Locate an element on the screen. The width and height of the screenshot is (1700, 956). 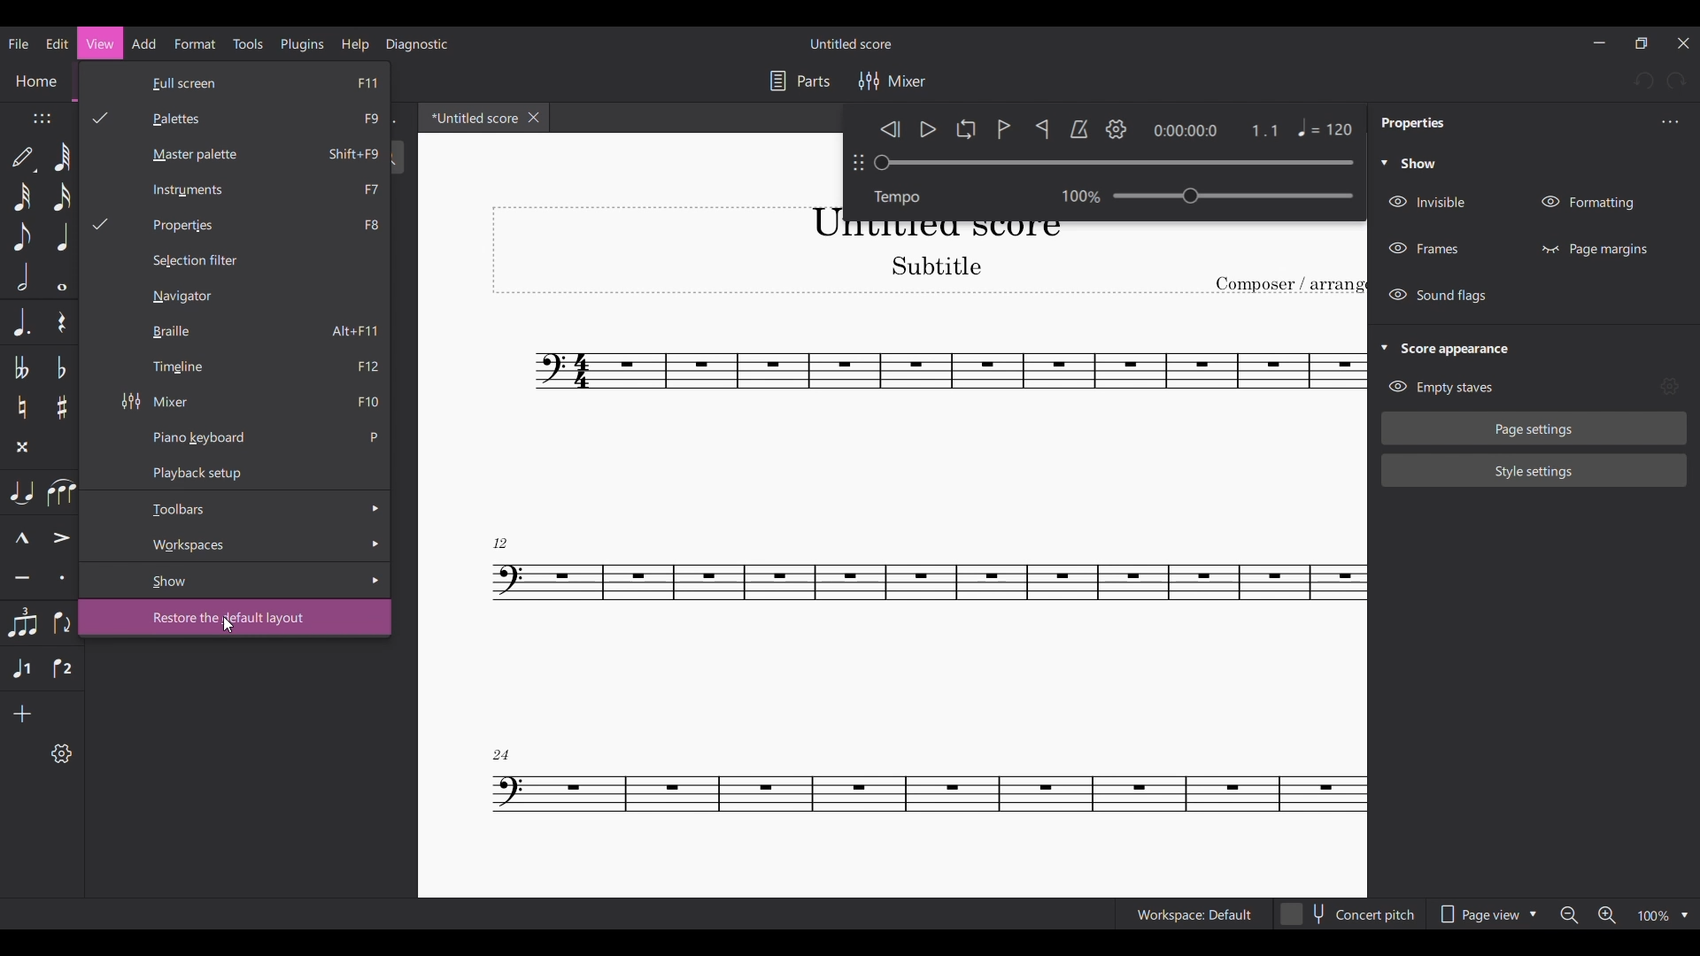
cursor is located at coordinates (231, 627).